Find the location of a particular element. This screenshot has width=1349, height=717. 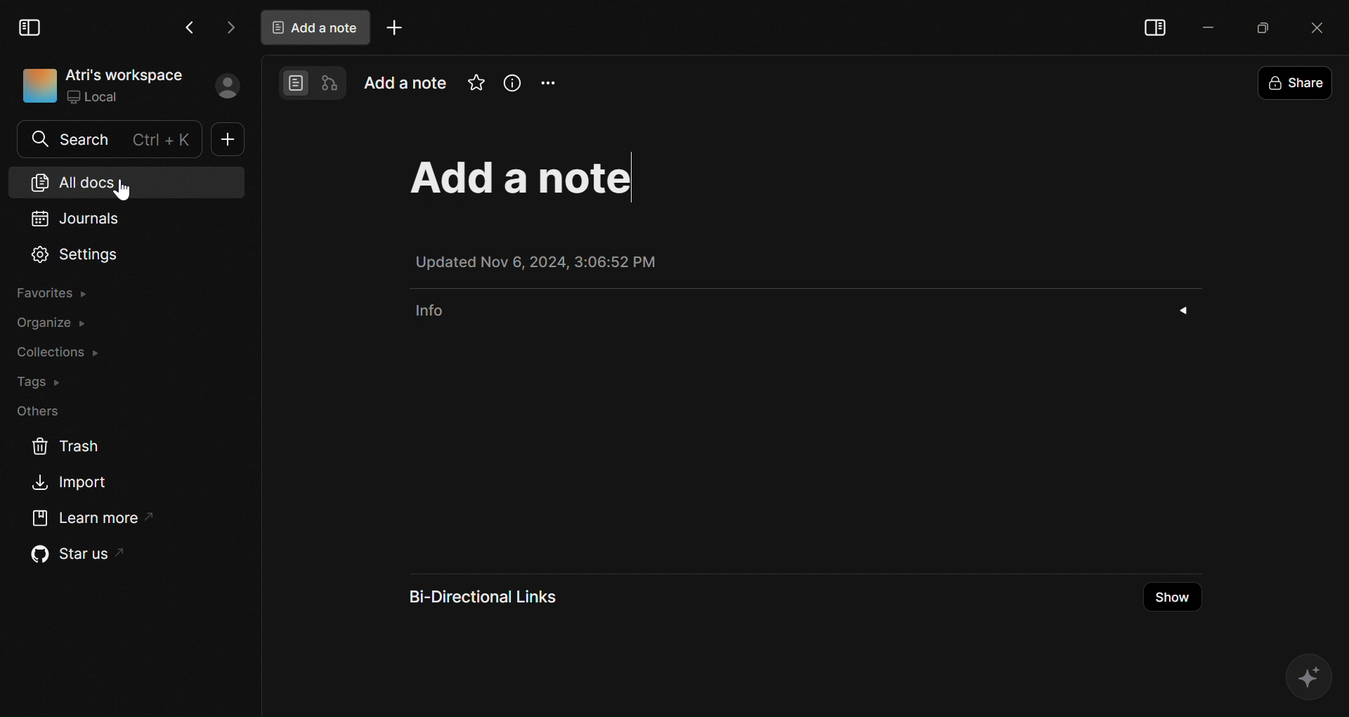

Go Back is located at coordinates (190, 27).